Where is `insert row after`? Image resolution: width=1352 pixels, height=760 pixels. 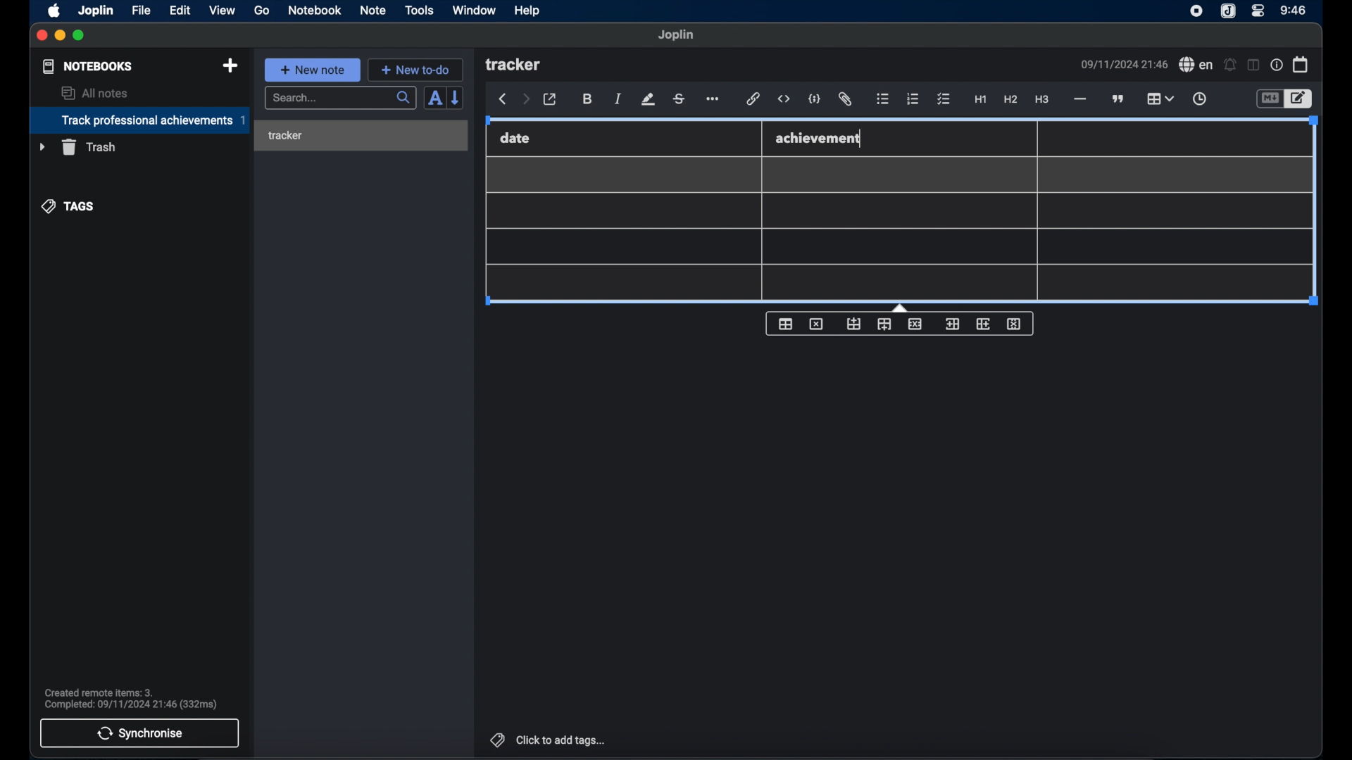 insert row after is located at coordinates (884, 324).